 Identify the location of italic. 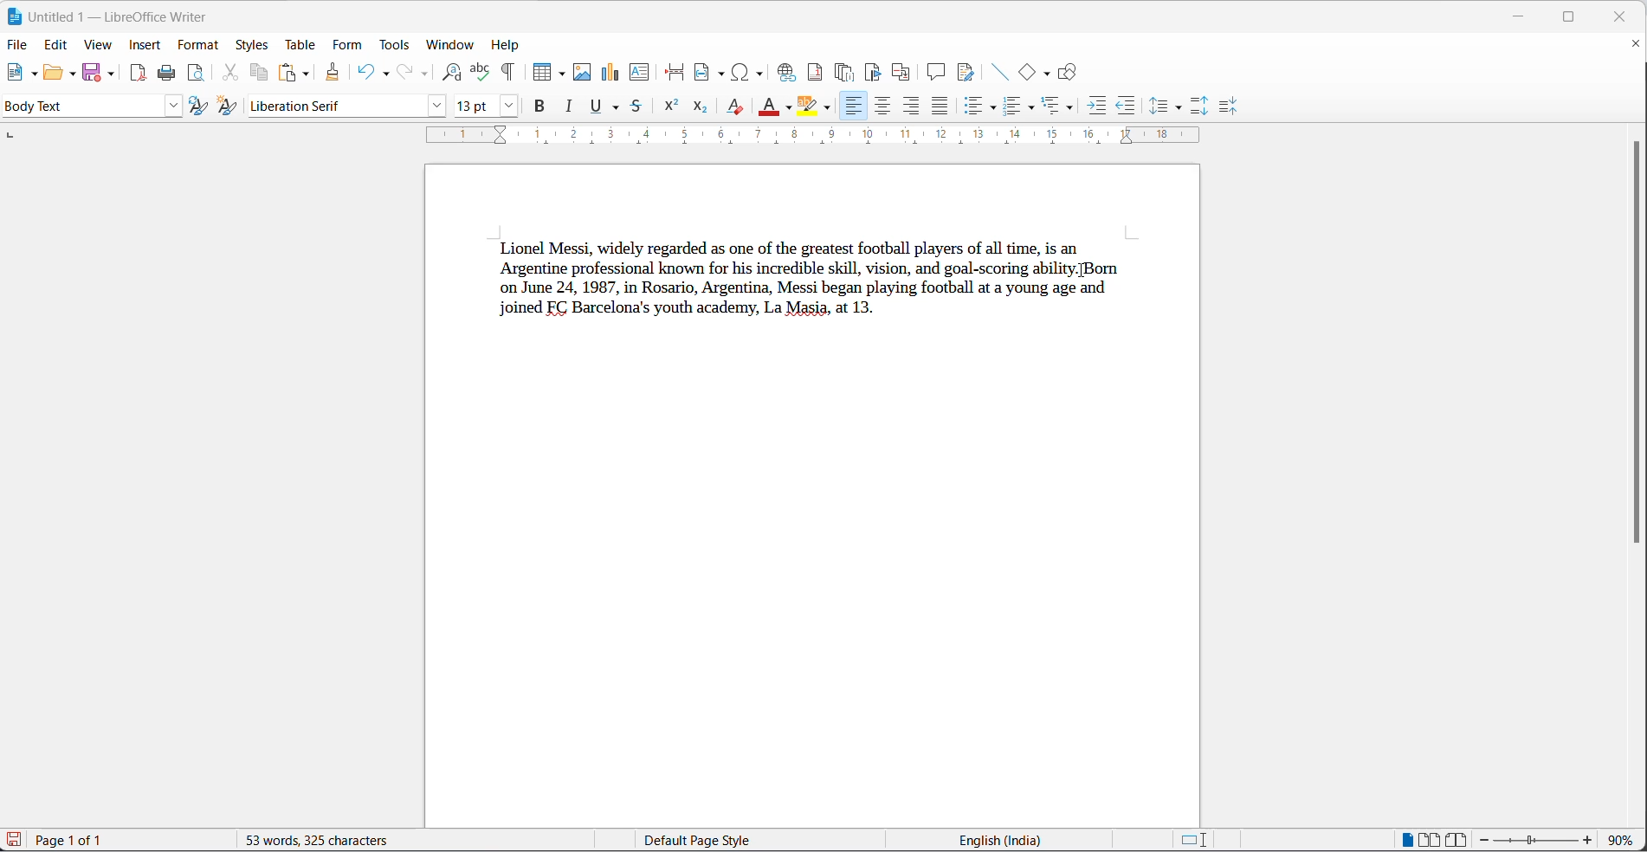
(568, 106).